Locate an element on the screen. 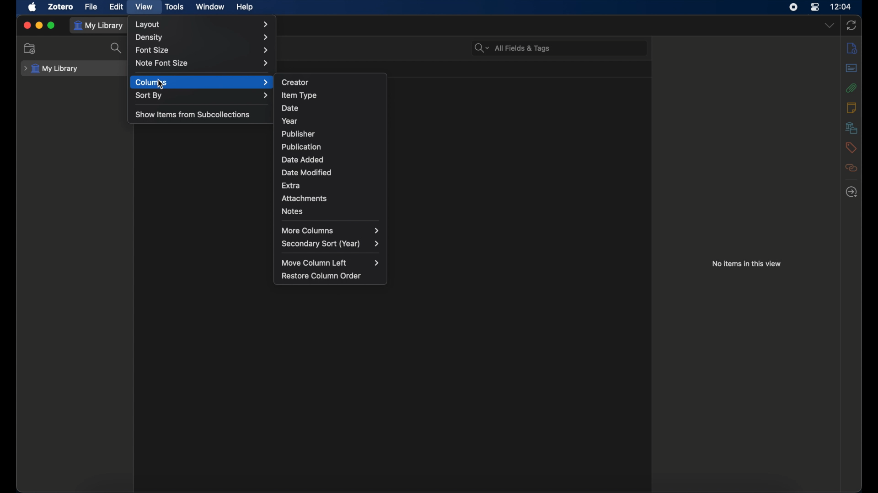 This screenshot has width=878, height=493. attachments is located at coordinates (304, 198).